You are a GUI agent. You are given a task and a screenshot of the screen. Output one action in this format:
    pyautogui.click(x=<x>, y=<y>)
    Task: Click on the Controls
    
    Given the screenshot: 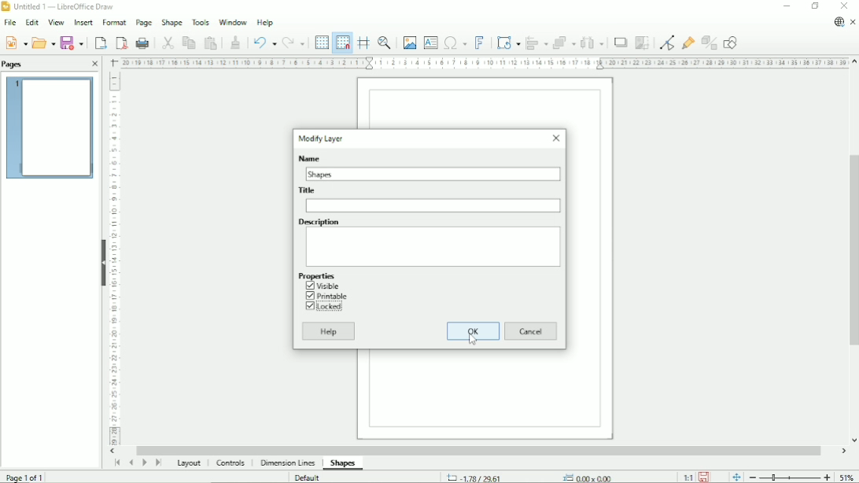 What is the action you would take?
    pyautogui.click(x=233, y=464)
    